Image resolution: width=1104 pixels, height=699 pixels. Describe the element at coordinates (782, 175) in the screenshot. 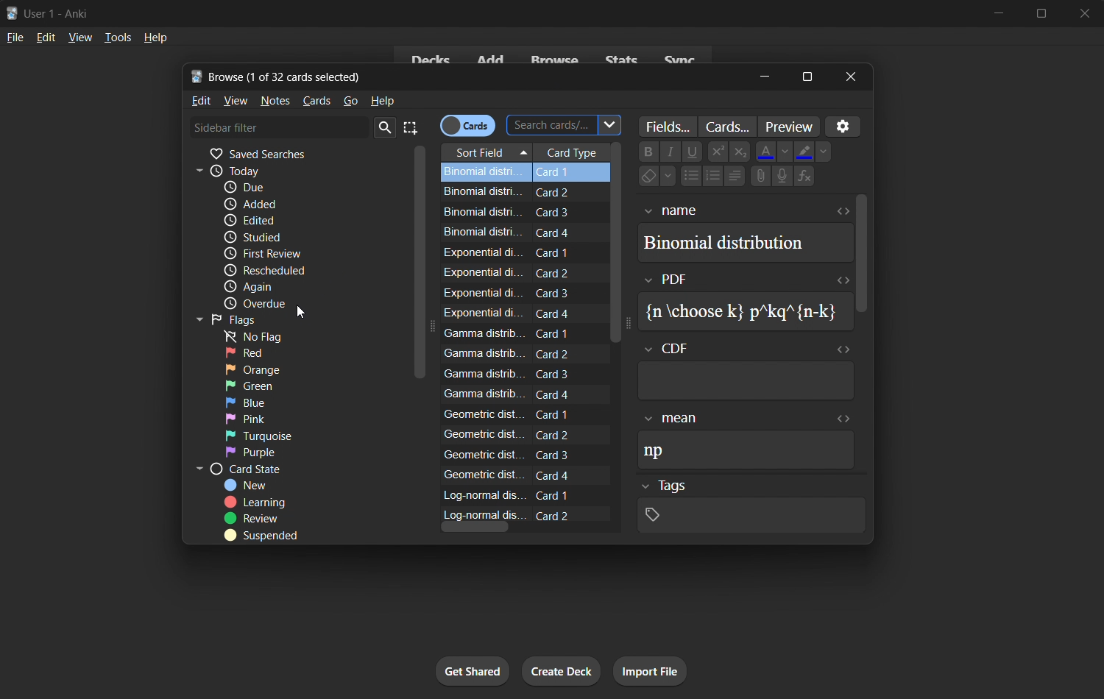

I see `` at that location.